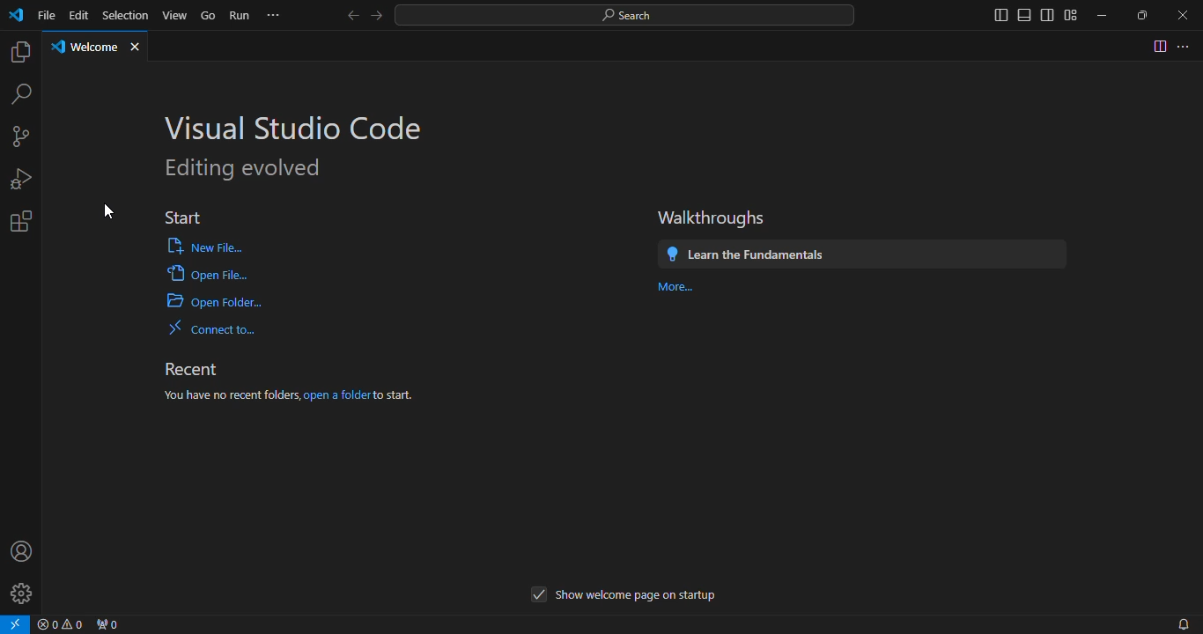 This screenshot has width=1203, height=634. What do you see at coordinates (617, 595) in the screenshot?
I see `show welcome page on startup` at bounding box center [617, 595].